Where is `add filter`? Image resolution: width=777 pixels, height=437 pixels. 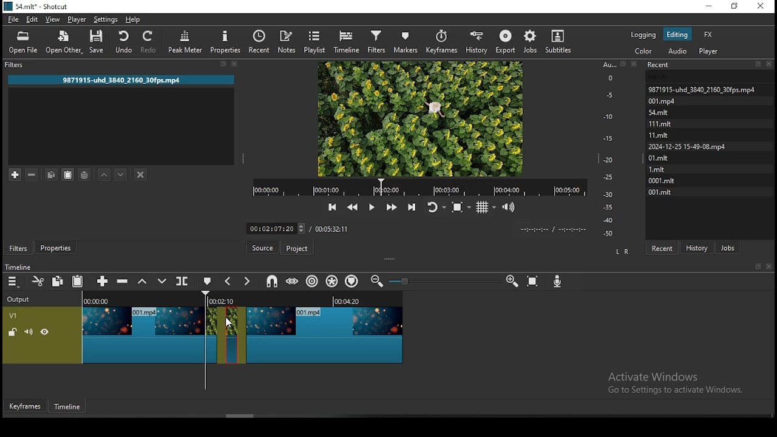 add filter is located at coordinates (15, 174).